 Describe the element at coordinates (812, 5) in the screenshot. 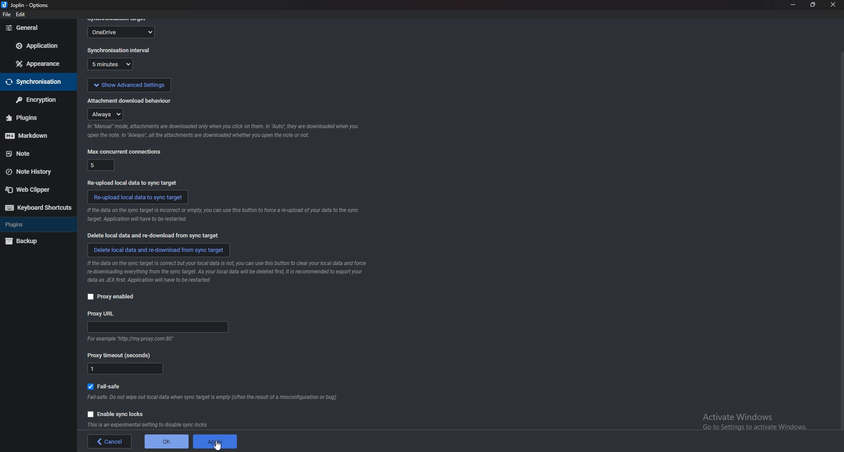

I see `resize` at that location.